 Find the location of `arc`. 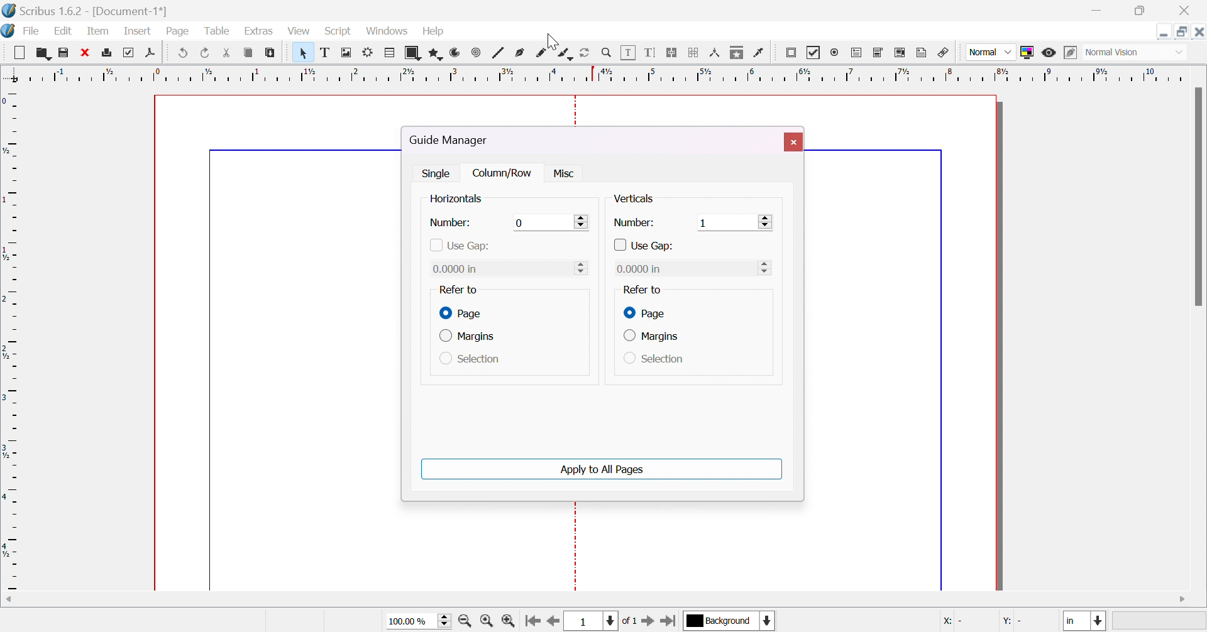

arc is located at coordinates (456, 55).